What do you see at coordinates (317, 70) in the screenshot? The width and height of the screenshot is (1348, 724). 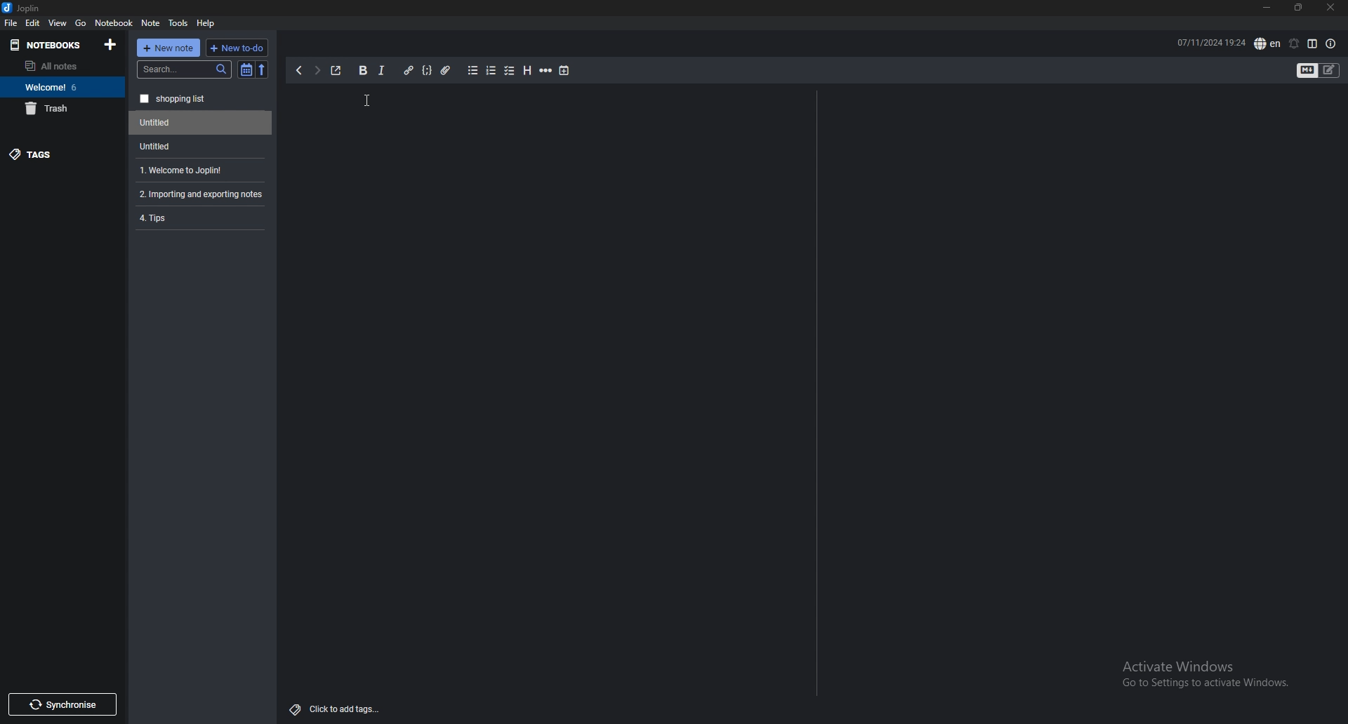 I see `next` at bounding box center [317, 70].